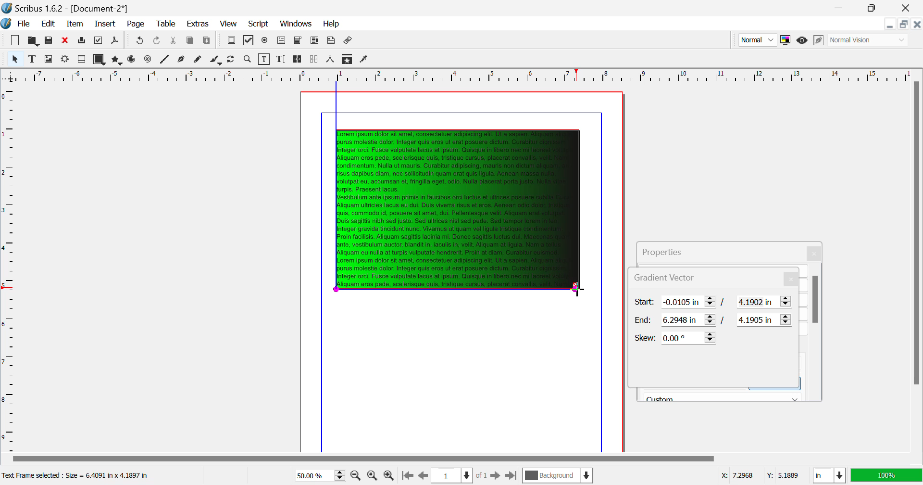 The image size is (923, 485). What do you see at coordinates (174, 41) in the screenshot?
I see `Cut` at bounding box center [174, 41].